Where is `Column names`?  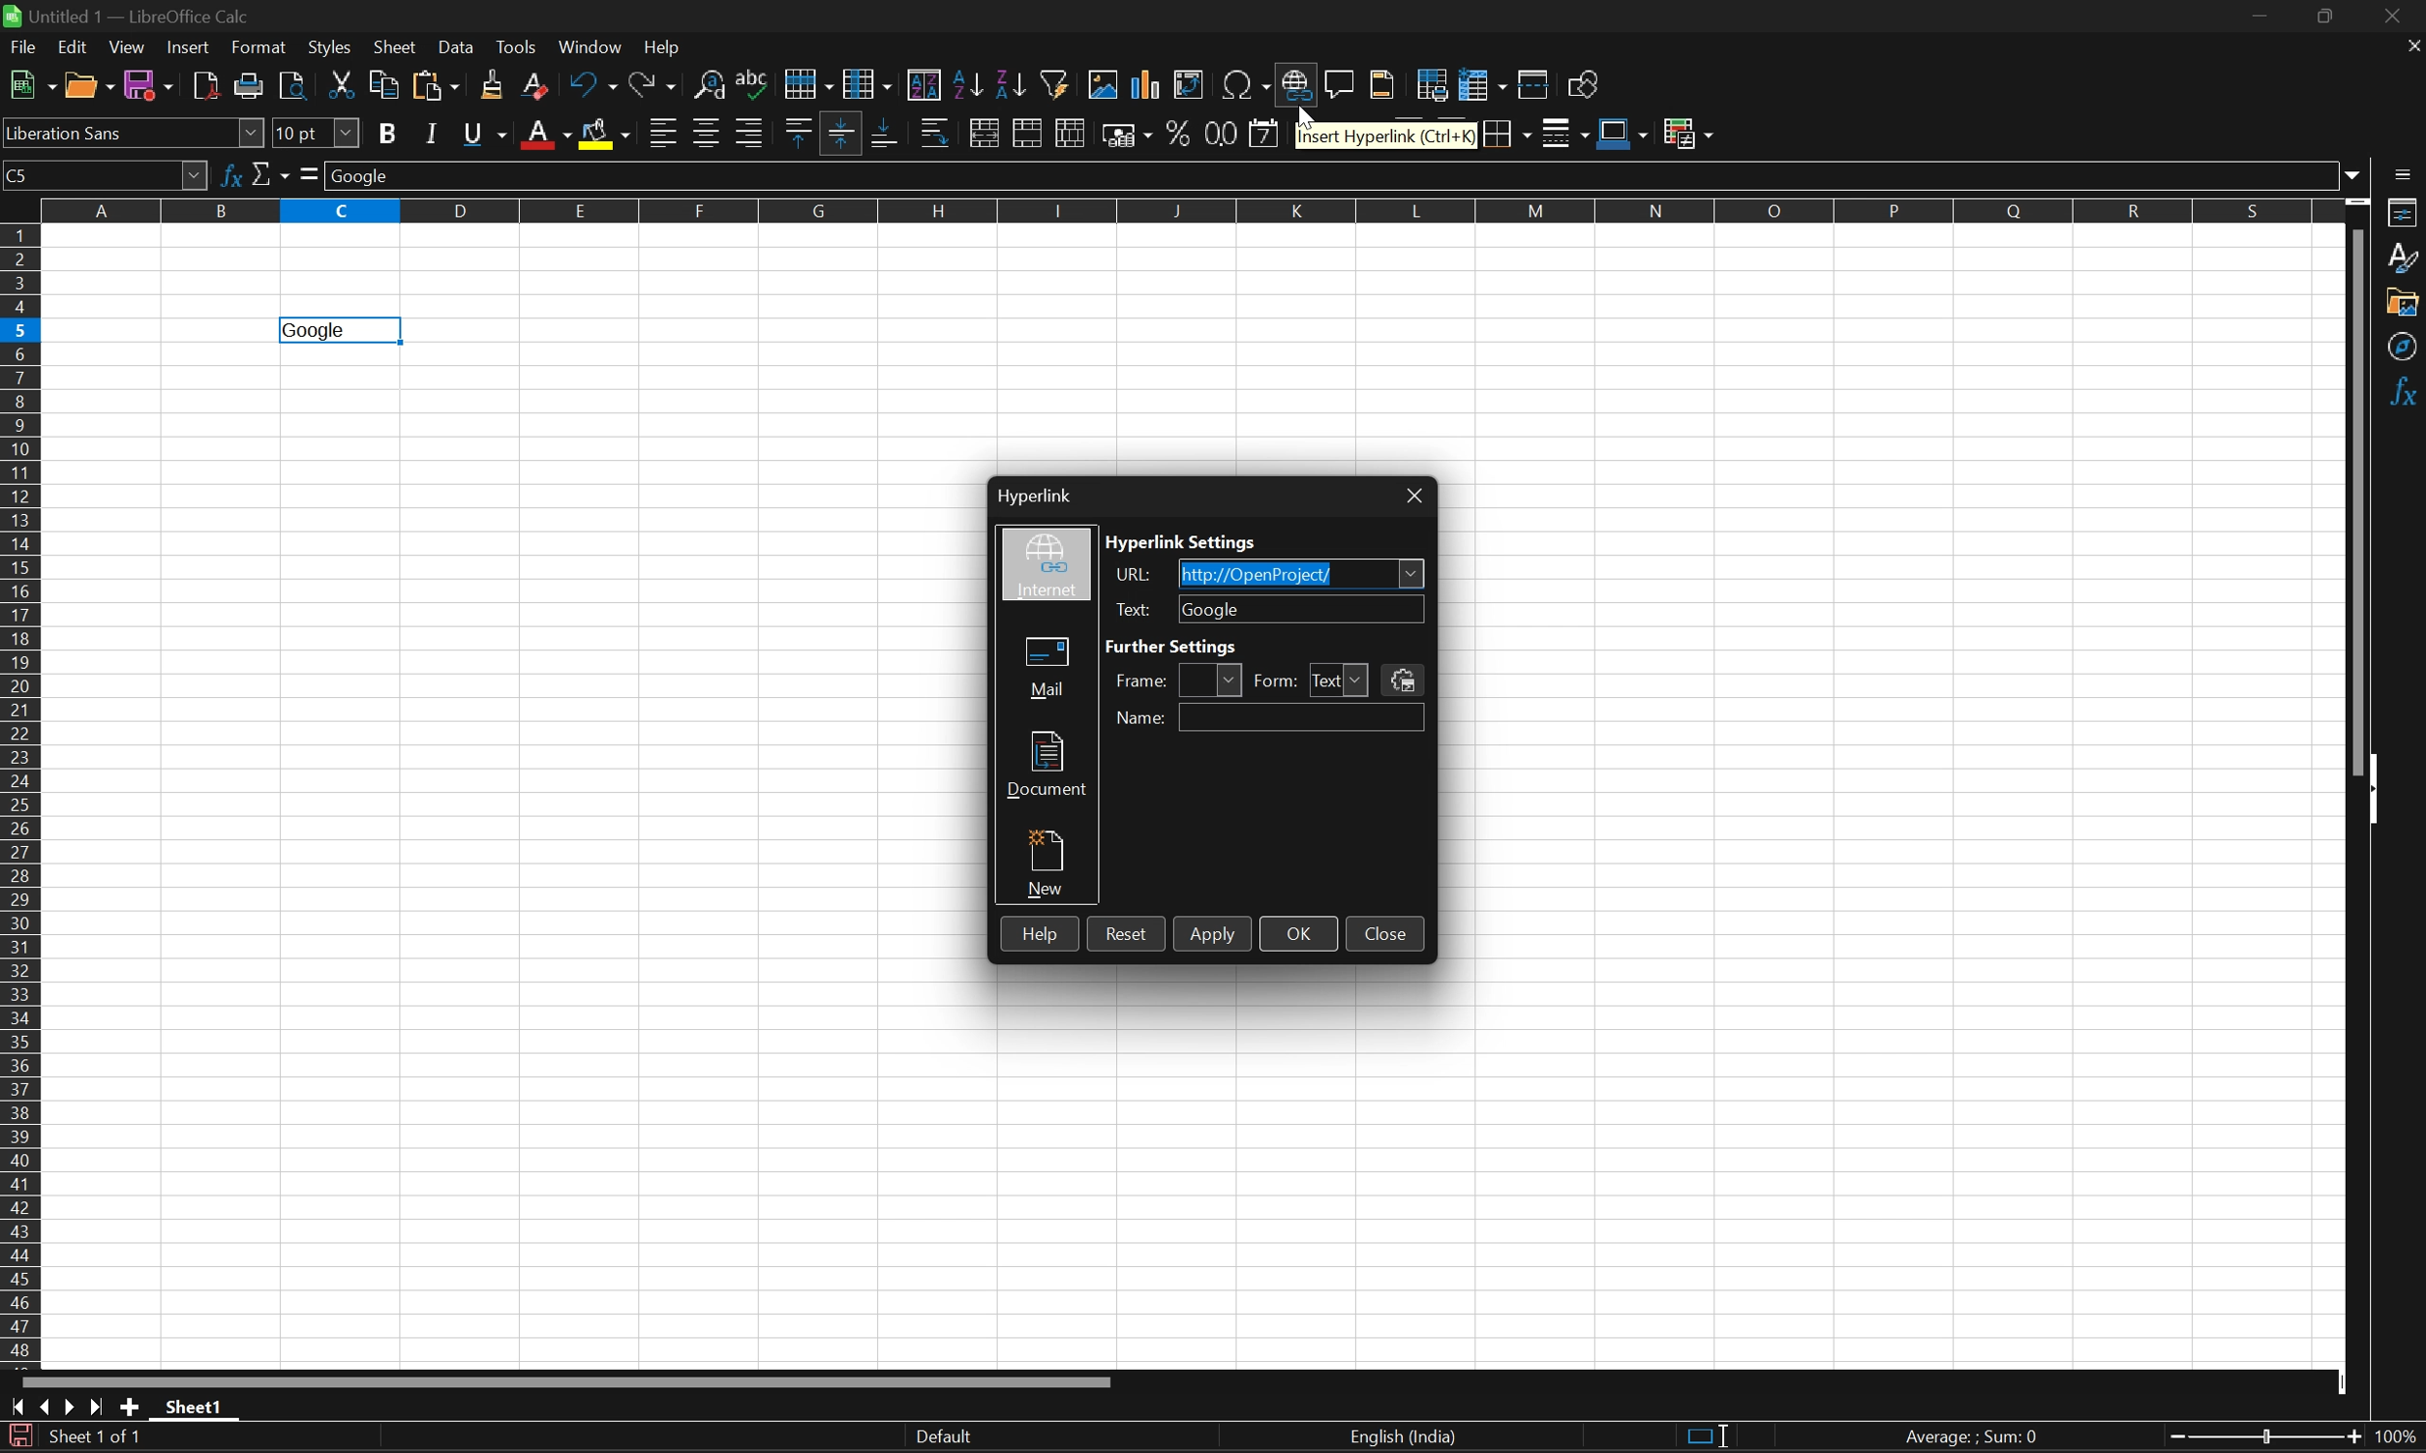
Column names is located at coordinates (1185, 211).